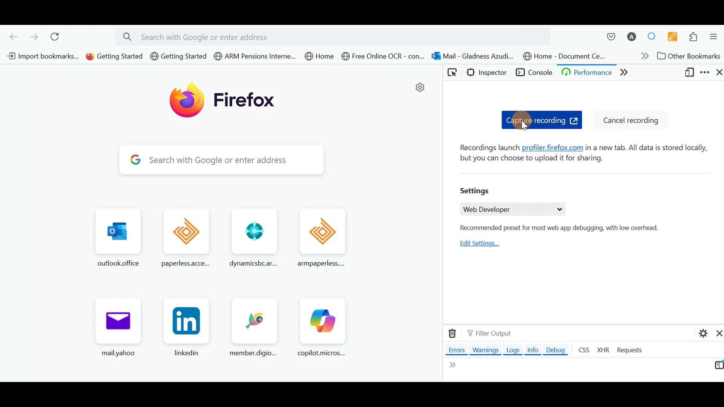 Image resolution: width=724 pixels, height=407 pixels. Describe the element at coordinates (607, 37) in the screenshot. I see `Save to pocket` at that location.